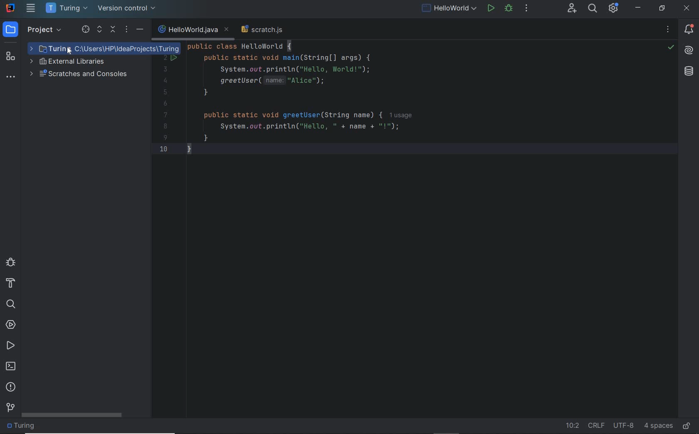 Image resolution: width=699 pixels, height=434 pixels. Describe the element at coordinates (11, 387) in the screenshot. I see `problems` at that location.